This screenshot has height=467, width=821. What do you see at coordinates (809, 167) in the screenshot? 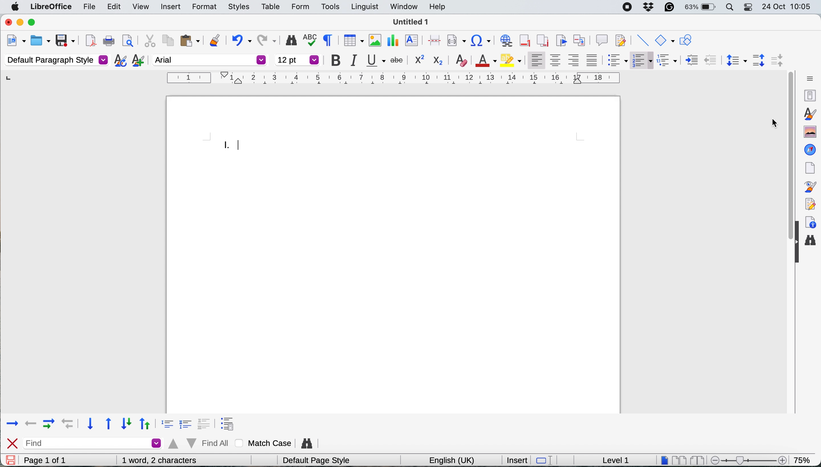
I see `page` at bounding box center [809, 167].